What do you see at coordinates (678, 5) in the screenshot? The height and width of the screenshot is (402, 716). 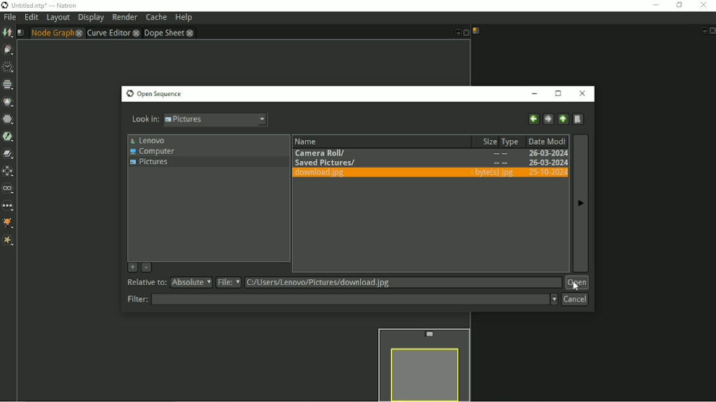 I see `Restore down` at bounding box center [678, 5].